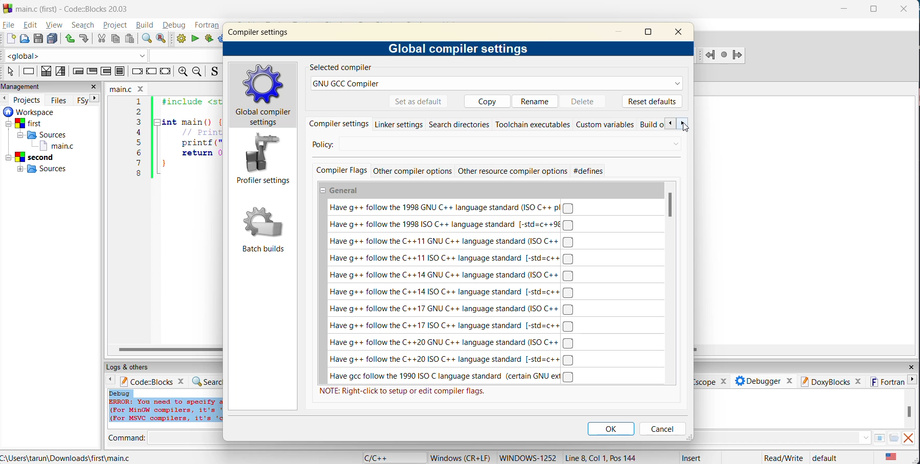  I want to click on run, so click(196, 39).